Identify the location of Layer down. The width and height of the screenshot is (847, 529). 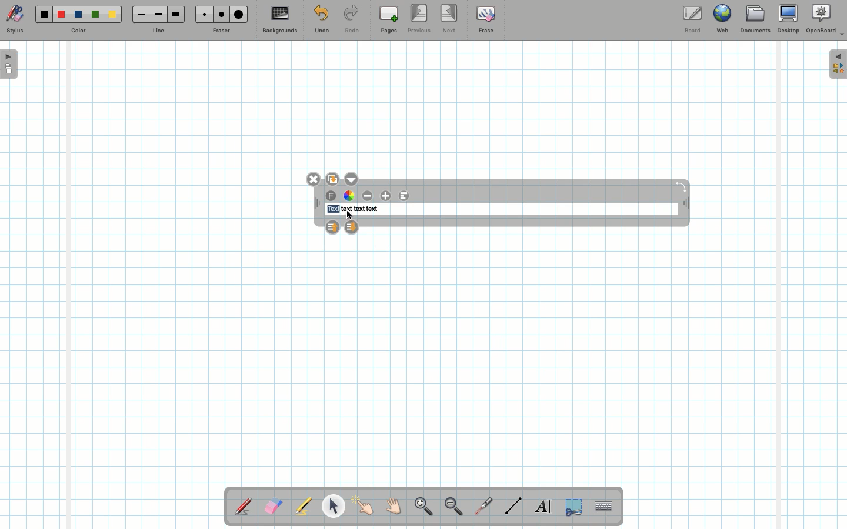
(352, 227).